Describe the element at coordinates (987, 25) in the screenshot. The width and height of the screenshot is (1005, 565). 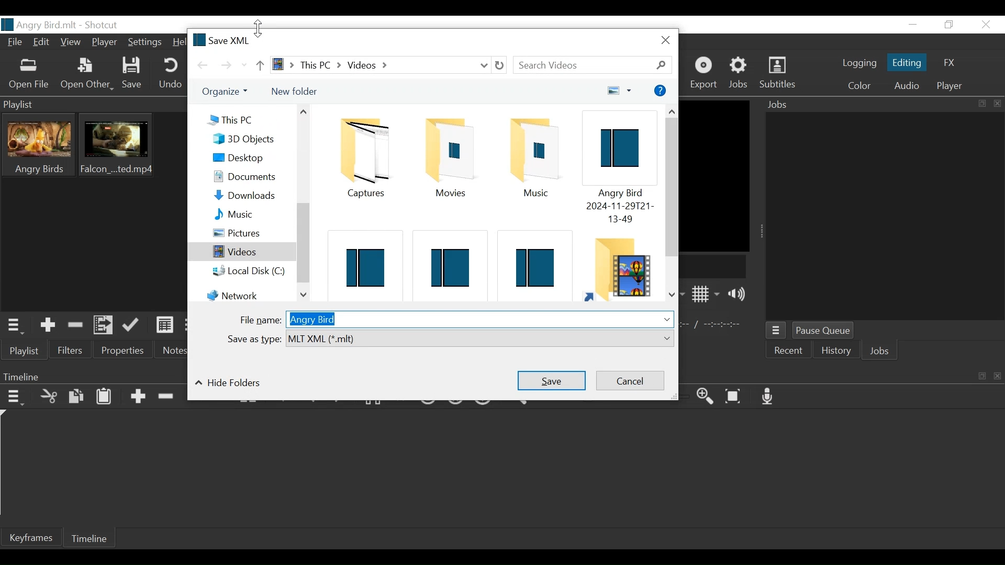
I see `Close` at that location.